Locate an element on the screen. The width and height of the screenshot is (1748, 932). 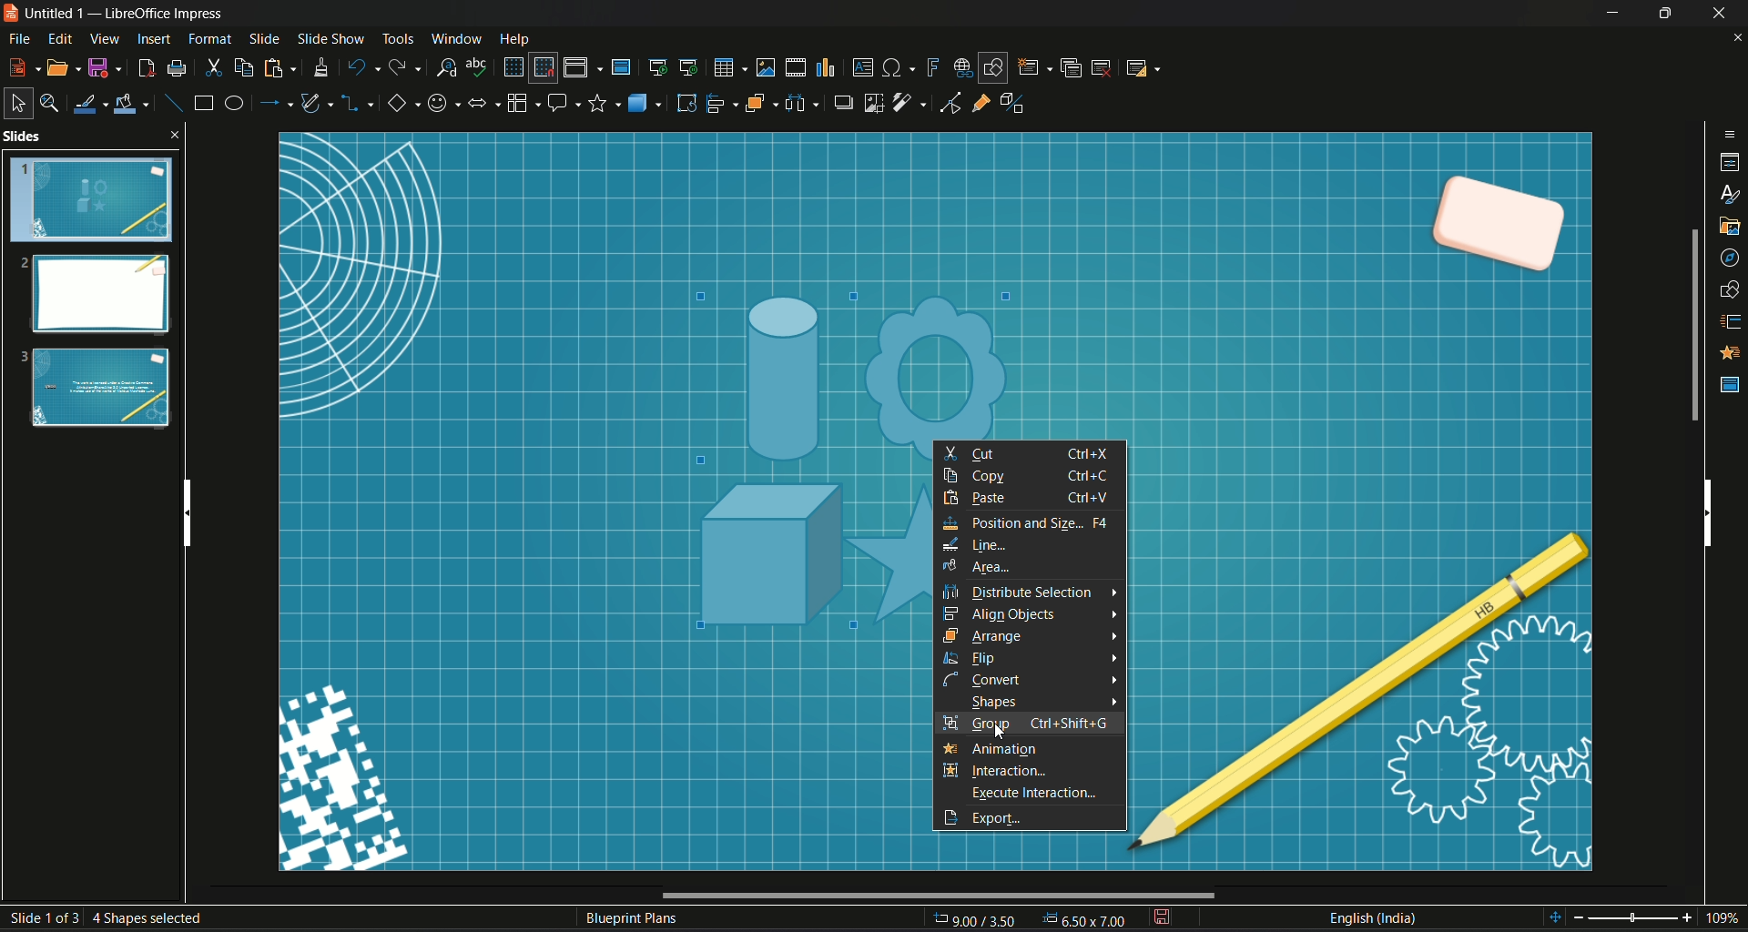
curves and polygon is located at coordinates (319, 104).